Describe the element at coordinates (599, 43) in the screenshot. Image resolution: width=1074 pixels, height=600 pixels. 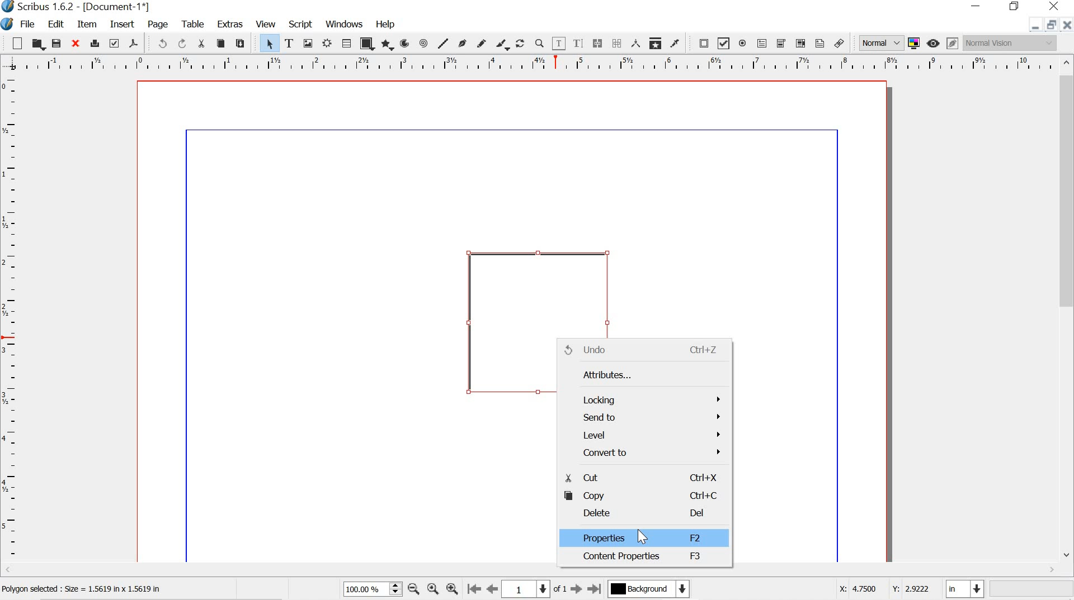
I see `link text frames` at that location.